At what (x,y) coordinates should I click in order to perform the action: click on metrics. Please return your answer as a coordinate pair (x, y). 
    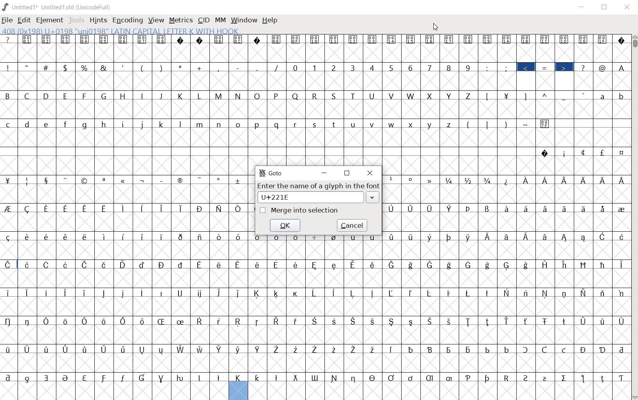
    Looking at the image, I should click on (182, 20).